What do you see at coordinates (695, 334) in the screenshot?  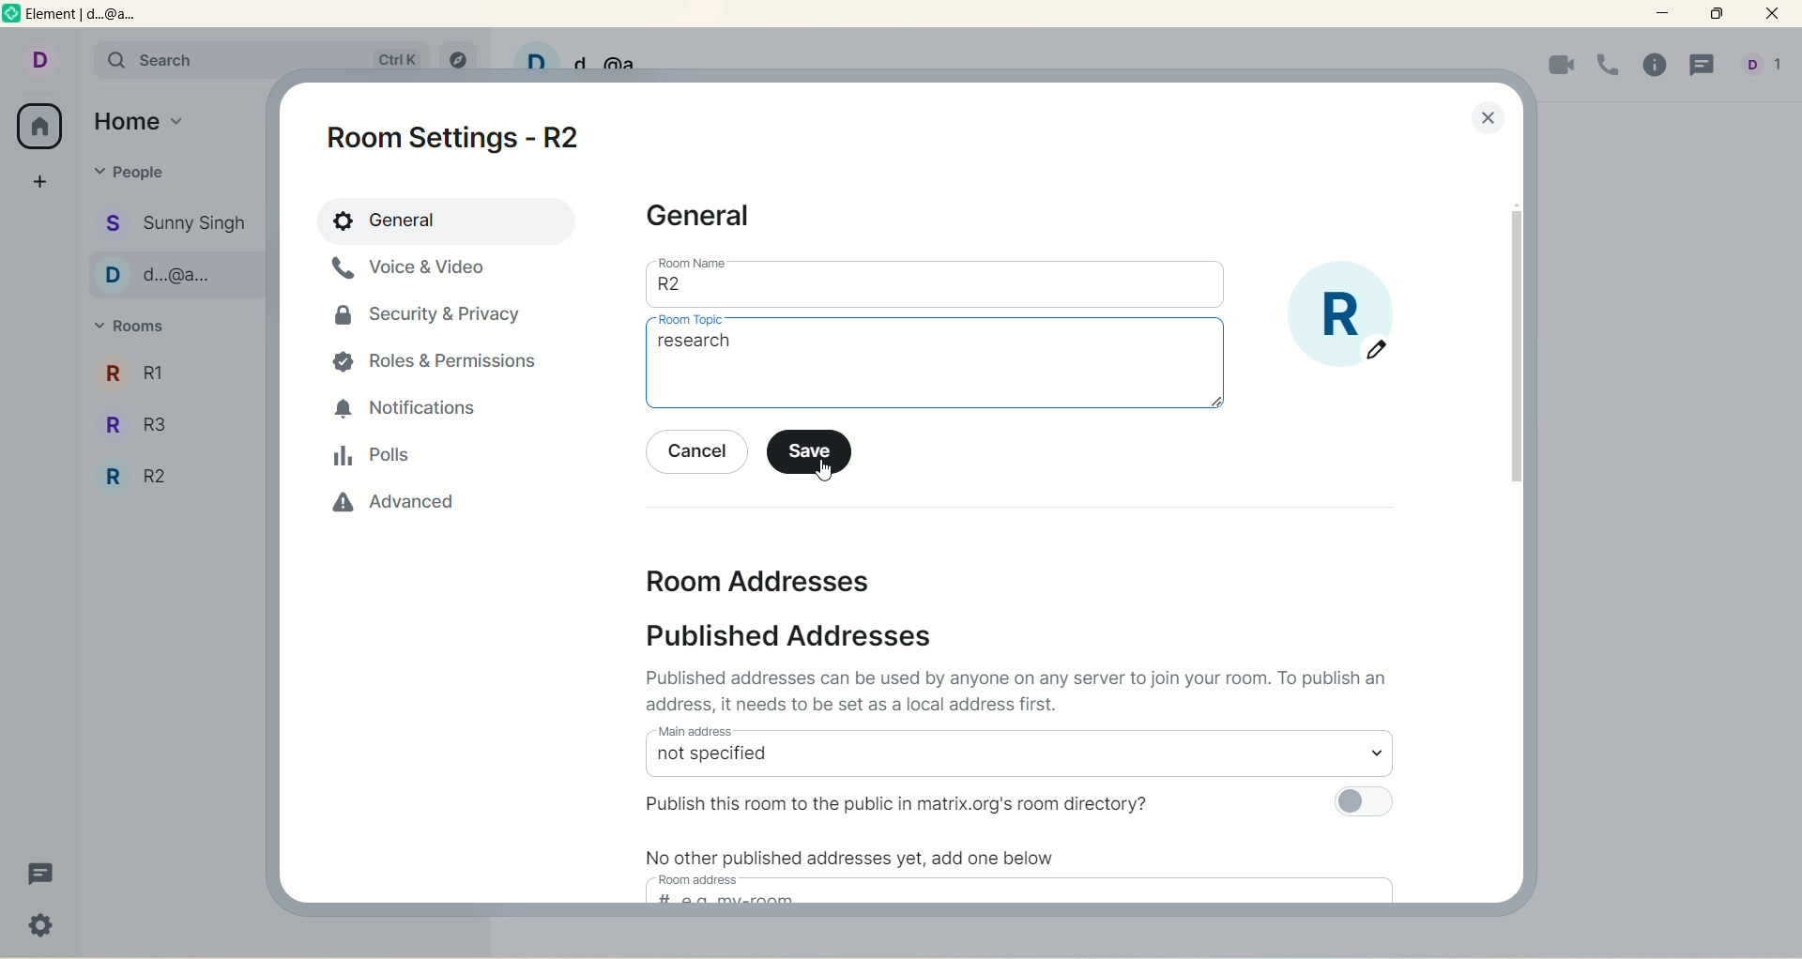 I see `cursor` at bounding box center [695, 334].